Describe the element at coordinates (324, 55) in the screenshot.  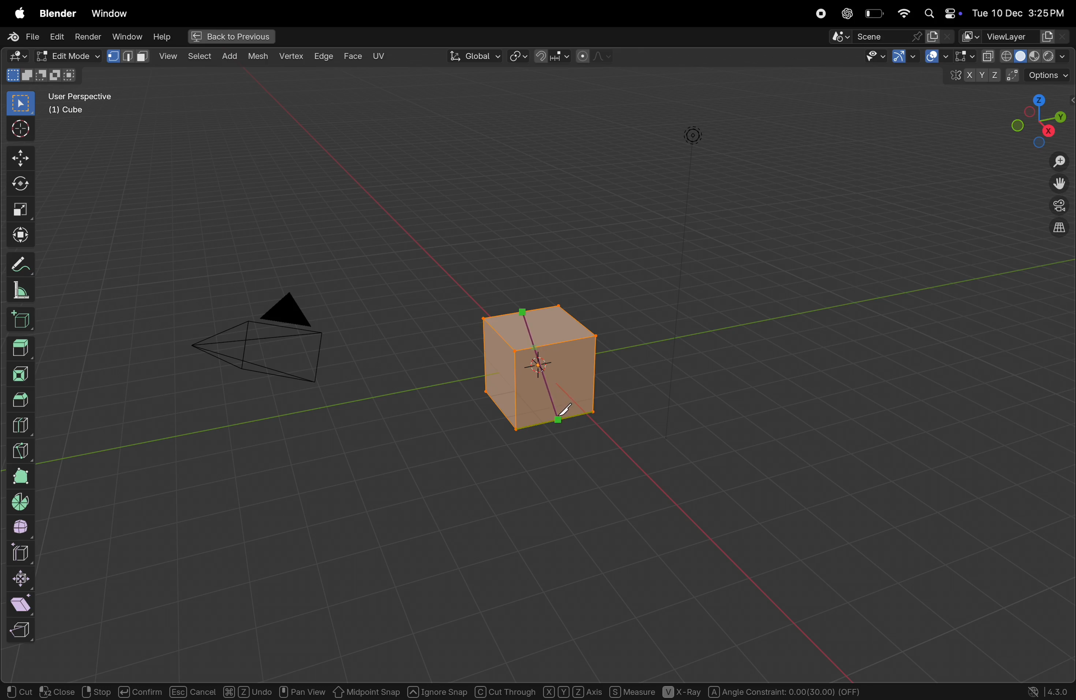
I see `x Edge` at that location.